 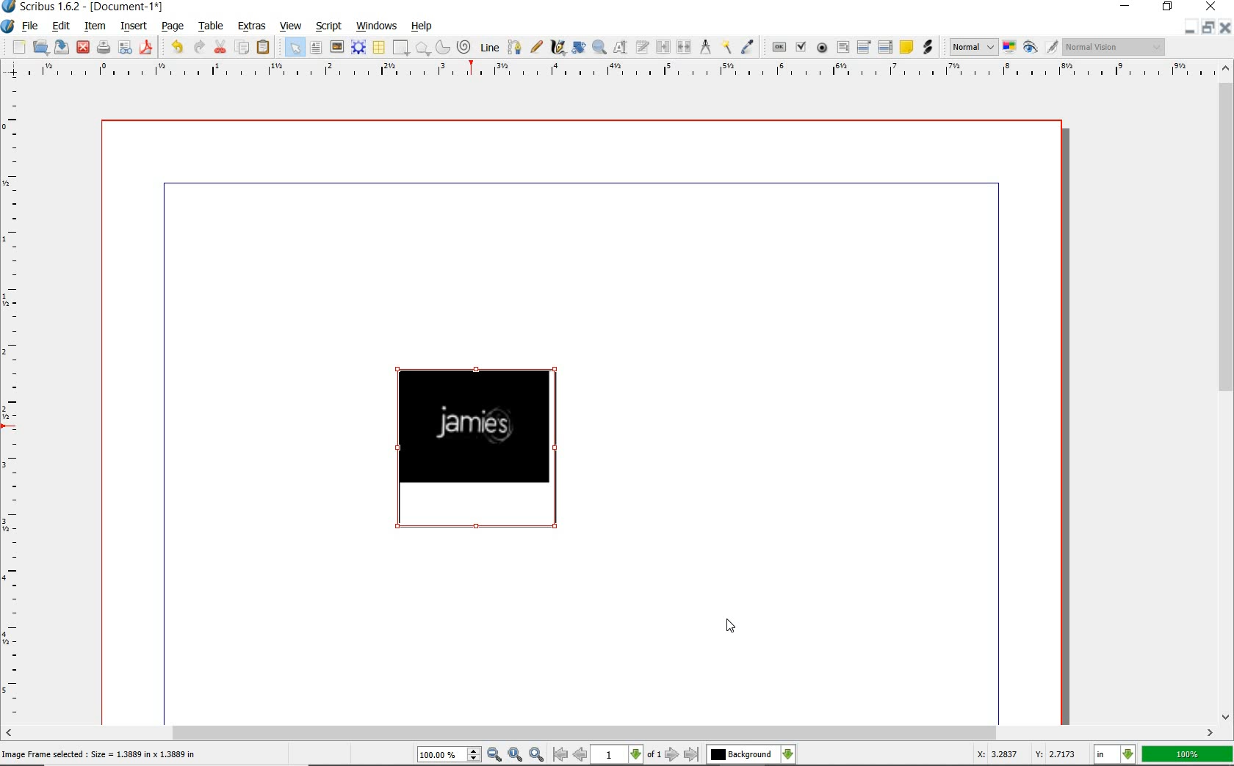 What do you see at coordinates (610, 732) in the screenshot?
I see `Scroll bar` at bounding box center [610, 732].